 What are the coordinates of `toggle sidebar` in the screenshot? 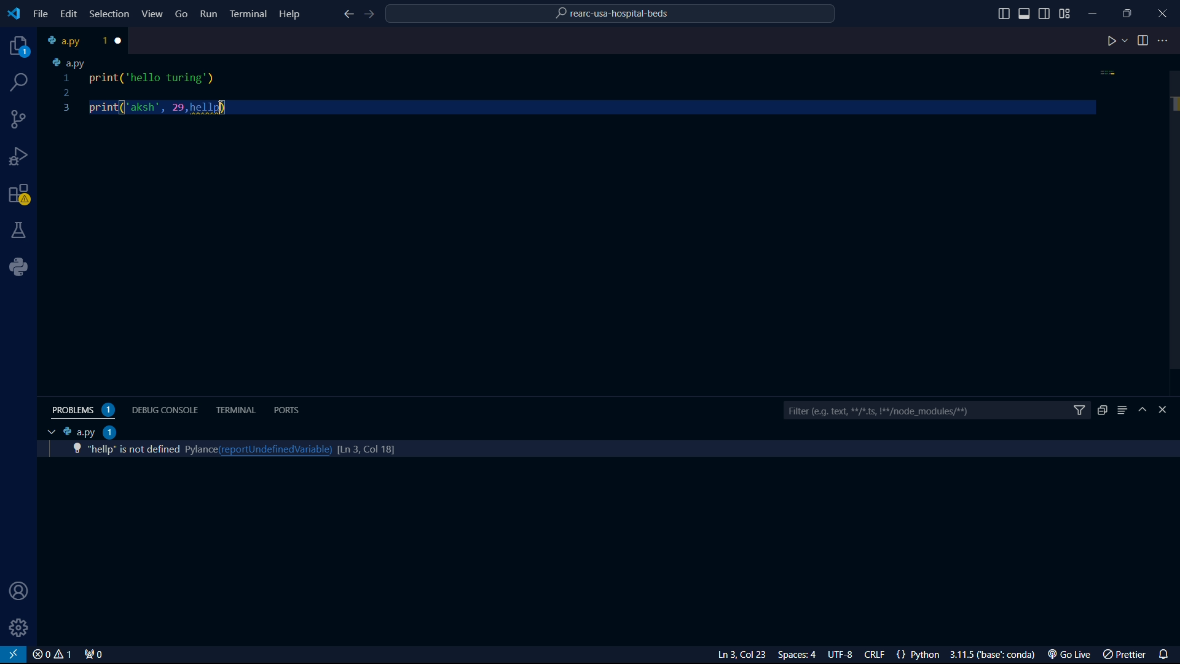 It's located at (1045, 12).